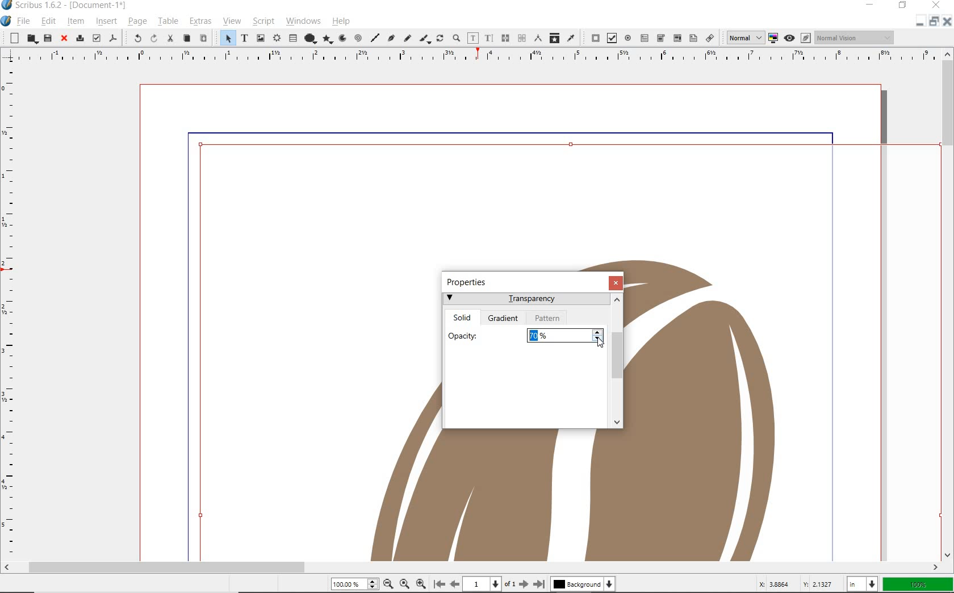 The height and width of the screenshot is (593, 954). What do you see at coordinates (918, 586) in the screenshot?
I see `zoom factor` at bounding box center [918, 586].